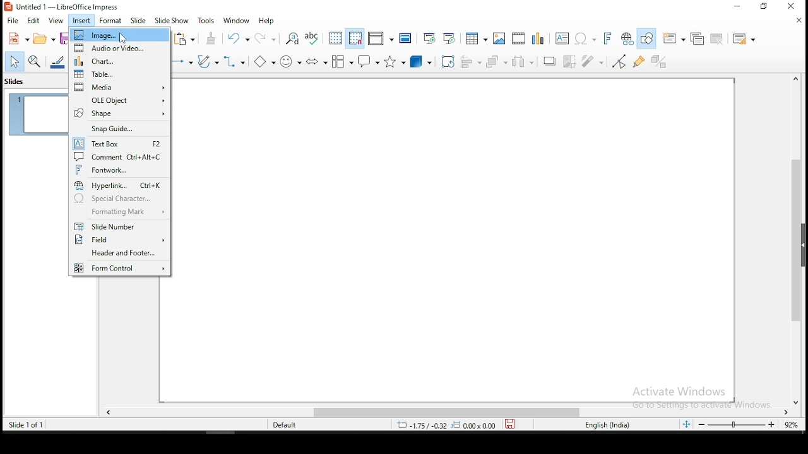 This screenshot has width=808, height=454. Describe the element at coordinates (792, 83) in the screenshot. I see `scroll up` at that location.